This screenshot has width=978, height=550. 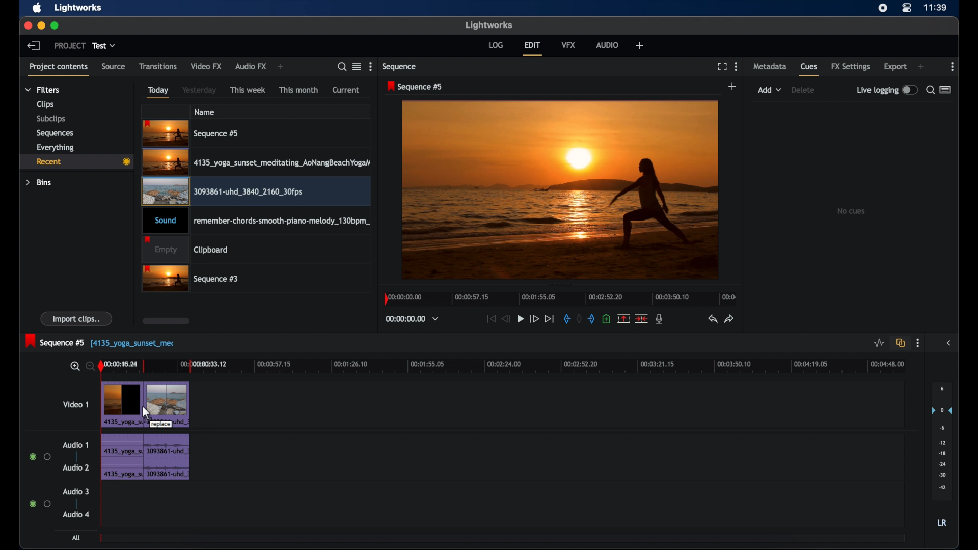 I want to click on live logging, so click(x=887, y=89).